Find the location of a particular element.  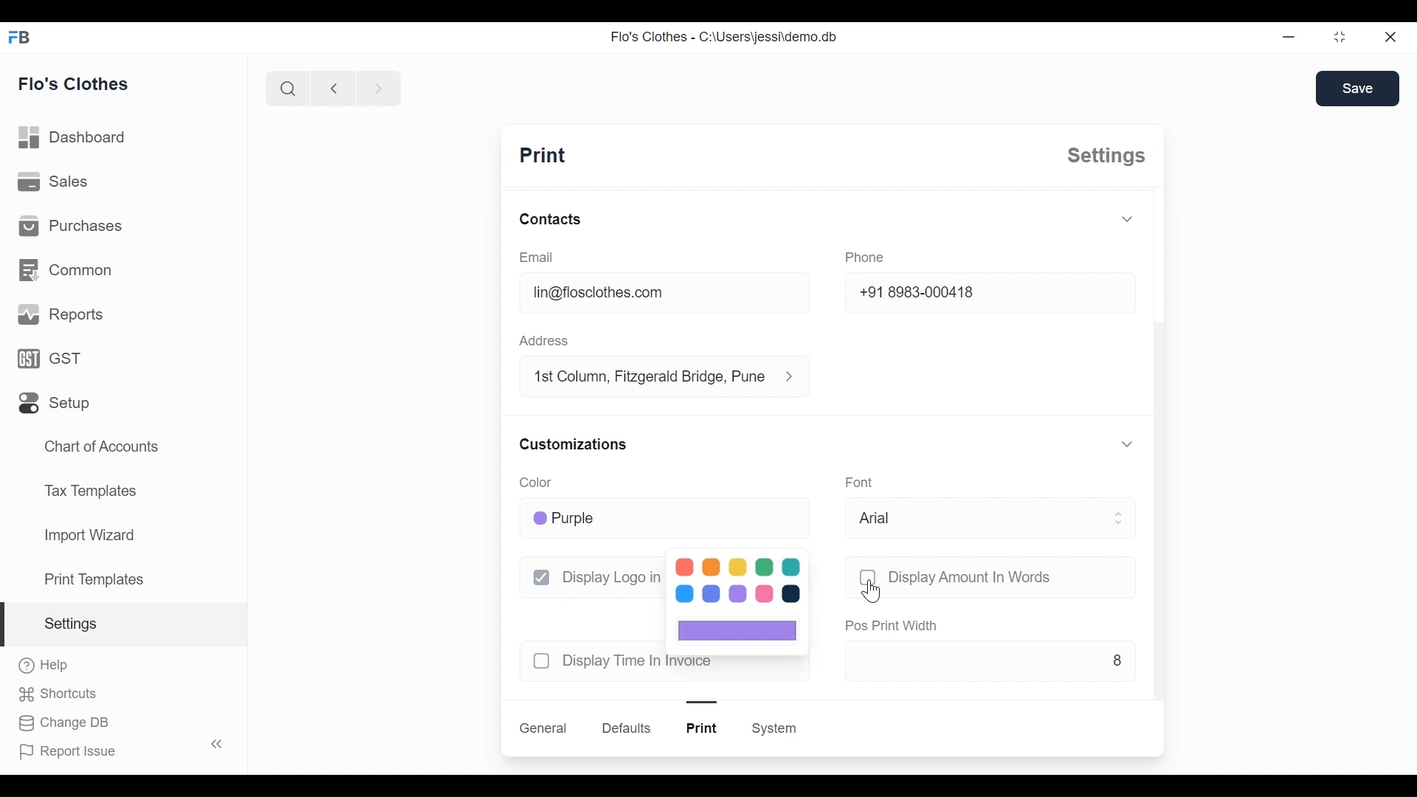

sales is located at coordinates (53, 180).